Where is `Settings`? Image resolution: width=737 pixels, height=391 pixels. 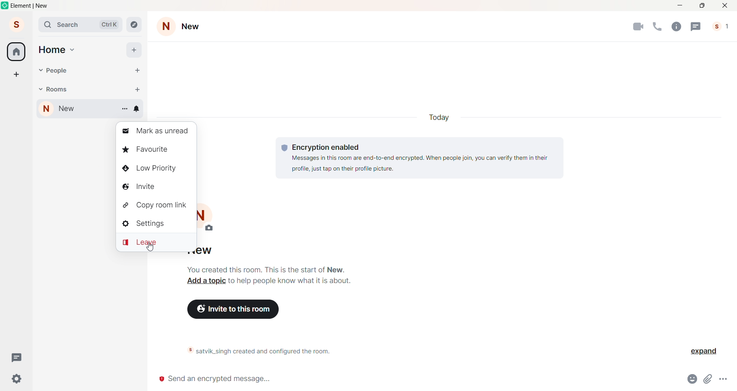 Settings is located at coordinates (155, 224).